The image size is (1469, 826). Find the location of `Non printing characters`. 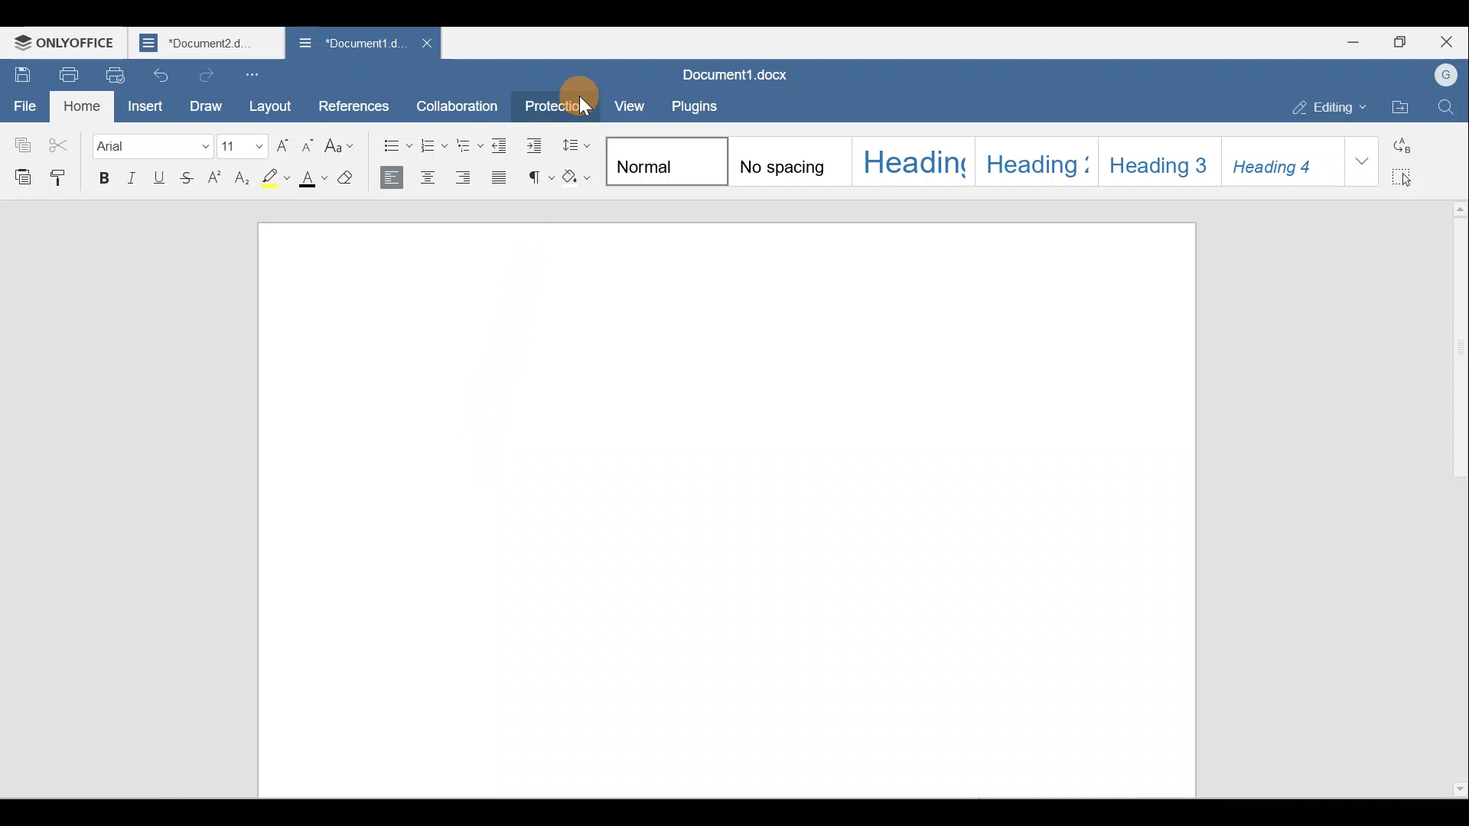

Non printing characters is located at coordinates (536, 177).